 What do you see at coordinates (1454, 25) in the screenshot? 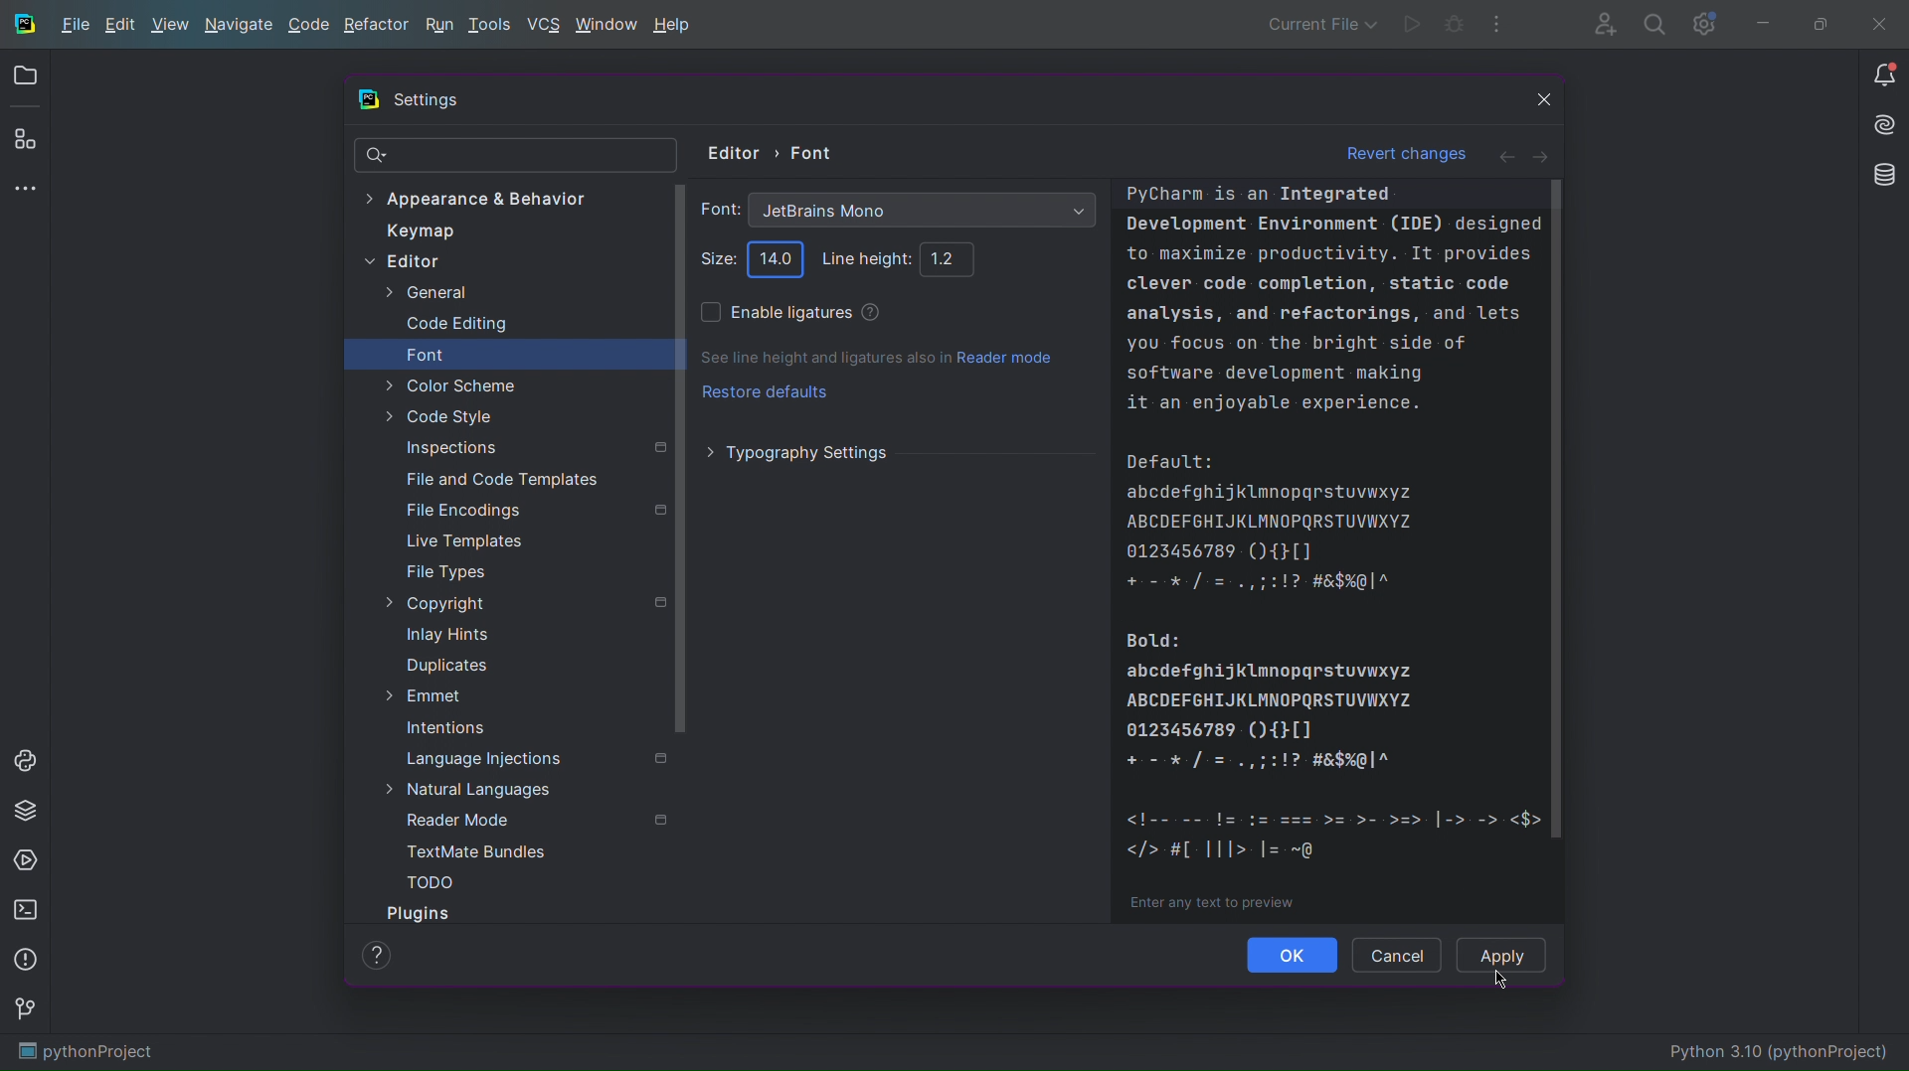
I see `Bug Test` at bounding box center [1454, 25].